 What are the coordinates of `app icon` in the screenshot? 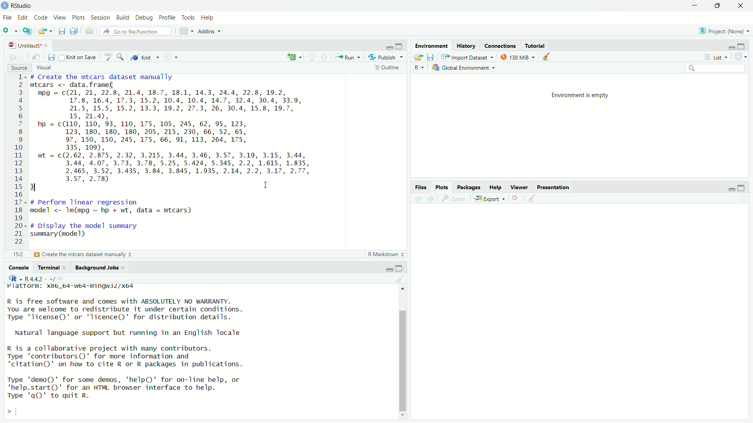 It's located at (5, 5).